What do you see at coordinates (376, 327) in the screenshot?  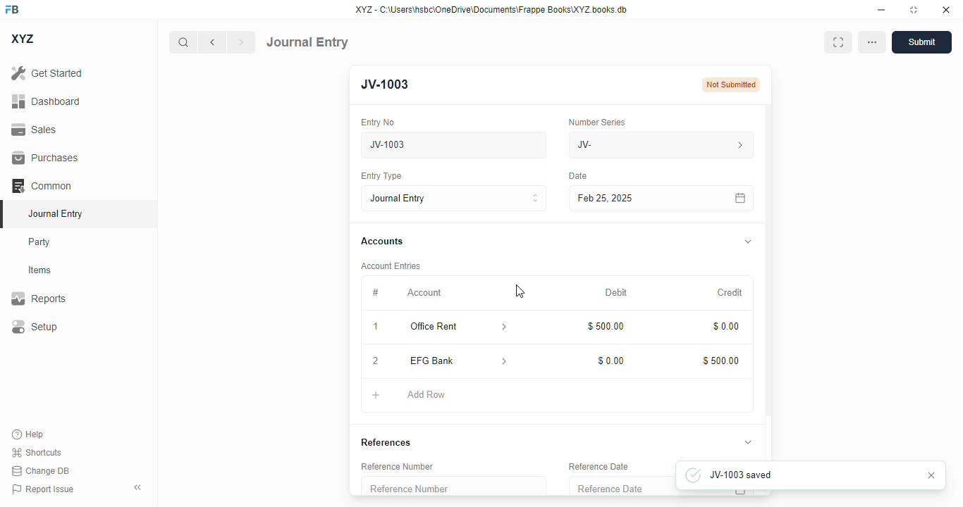 I see `1` at bounding box center [376, 327].